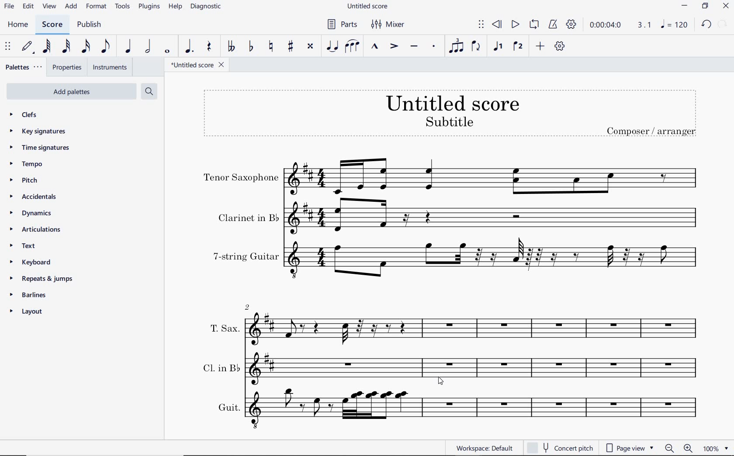 The image size is (734, 456). I want to click on HOME, so click(18, 25).